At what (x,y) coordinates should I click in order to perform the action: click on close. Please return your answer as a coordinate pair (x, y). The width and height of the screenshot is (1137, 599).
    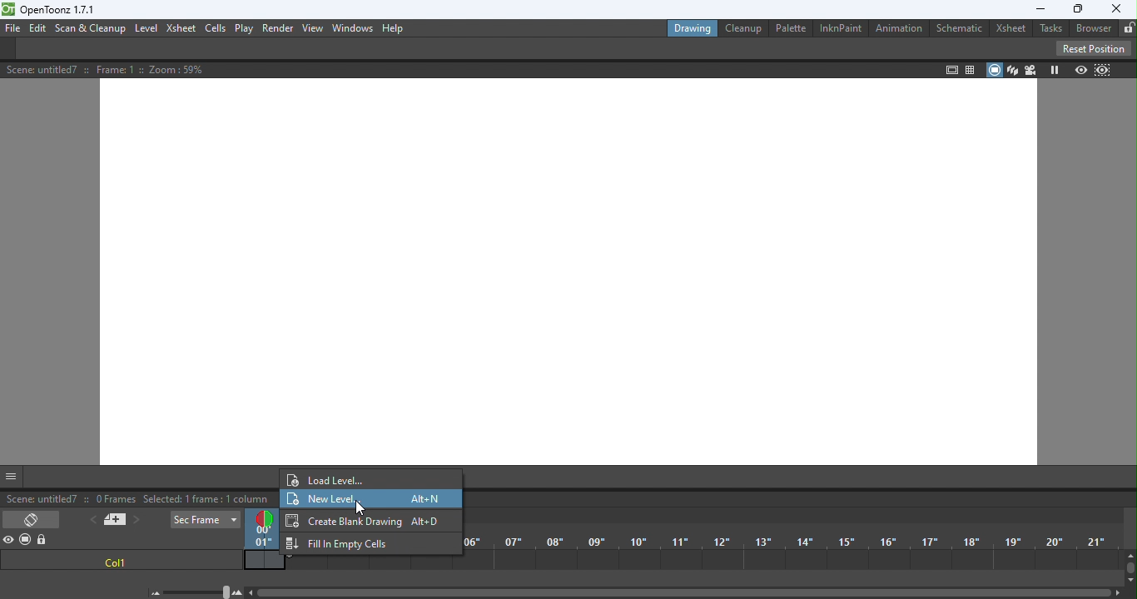
    Looking at the image, I should click on (1120, 8).